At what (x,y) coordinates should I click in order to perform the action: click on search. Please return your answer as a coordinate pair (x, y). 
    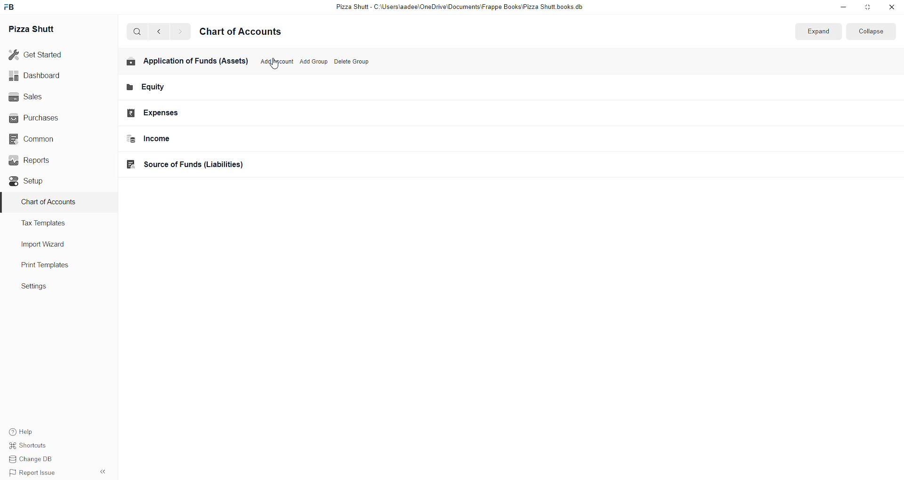
    Looking at the image, I should click on (137, 32).